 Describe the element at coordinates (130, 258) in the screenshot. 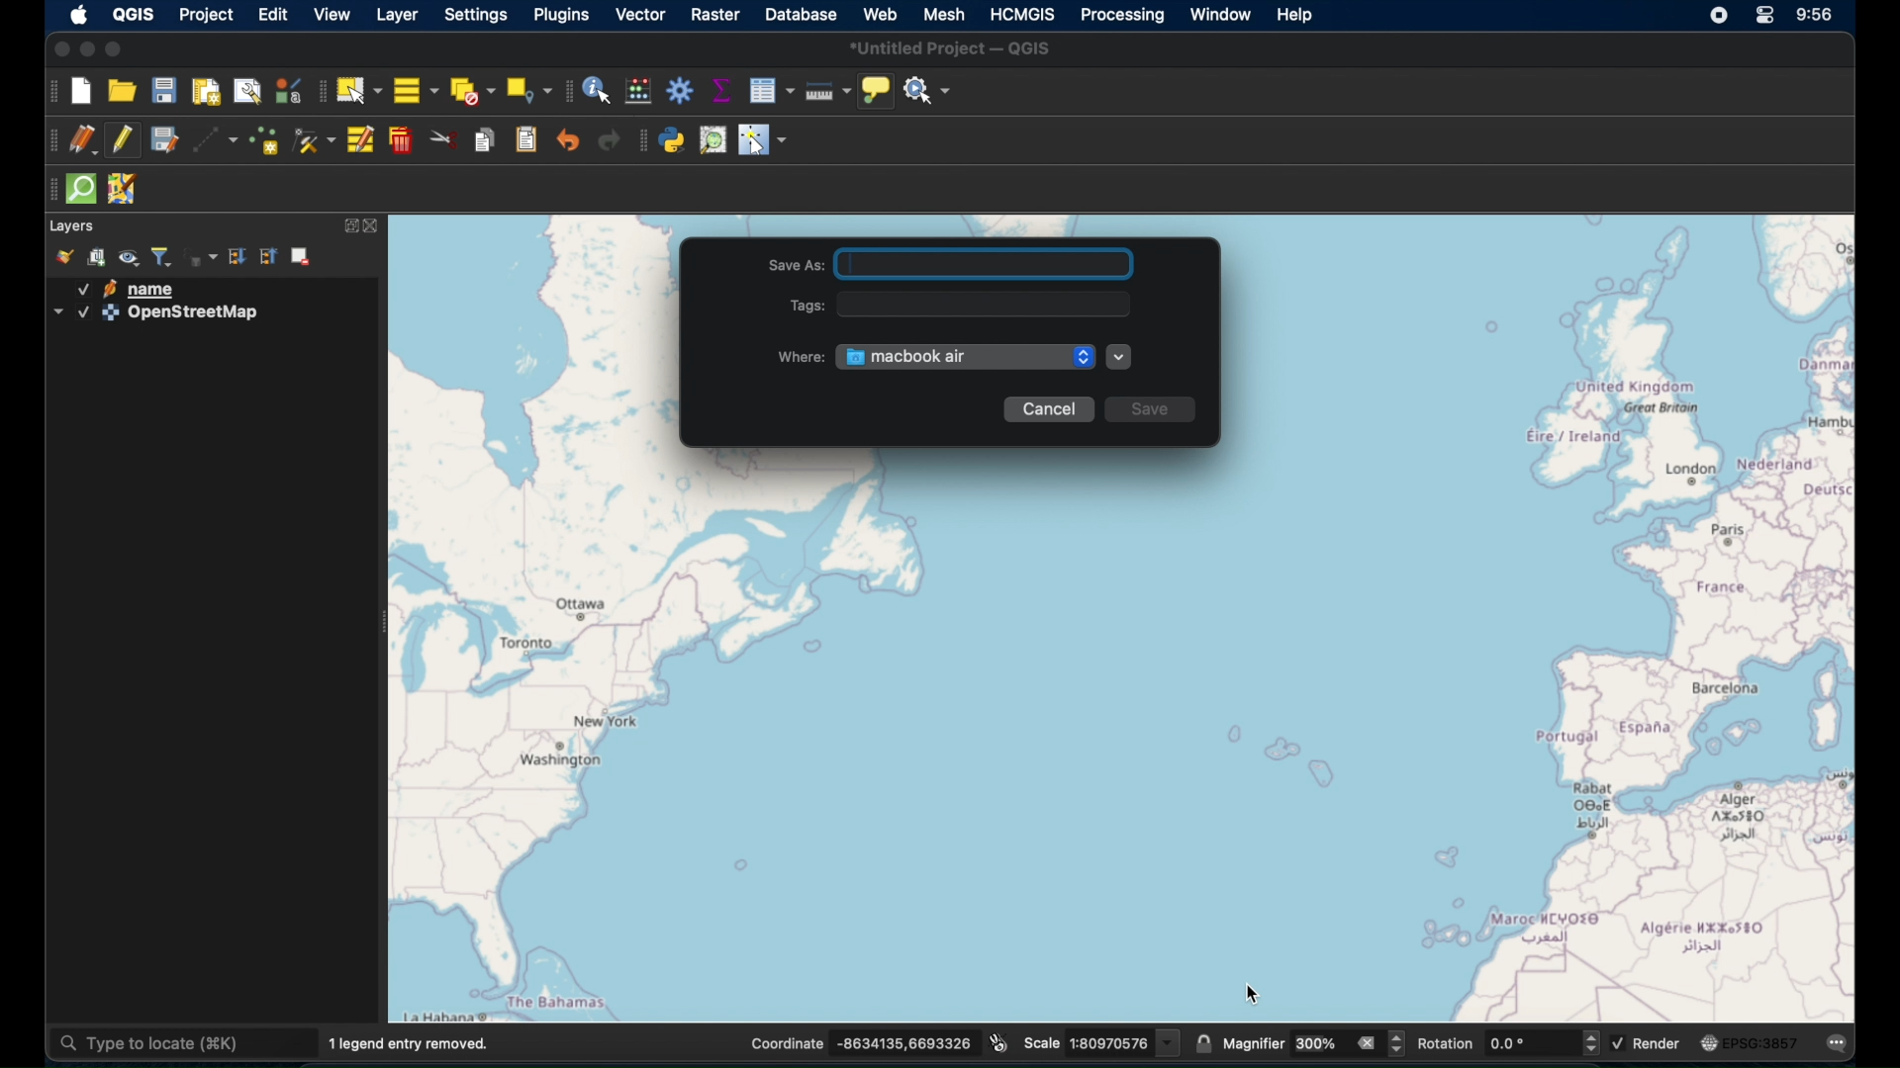

I see `manage map themes` at that location.